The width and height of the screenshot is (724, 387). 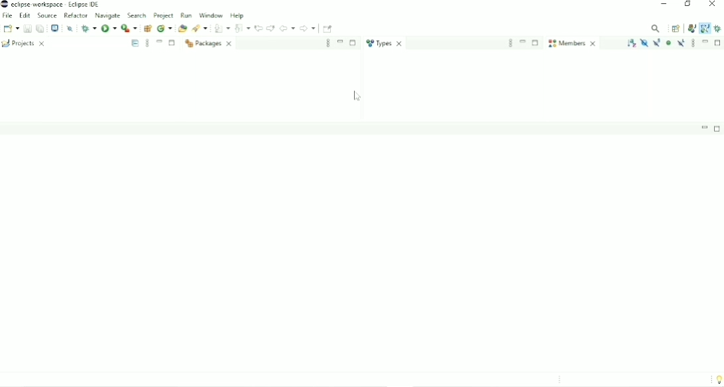 I want to click on Pin Editor, so click(x=328, y=28).